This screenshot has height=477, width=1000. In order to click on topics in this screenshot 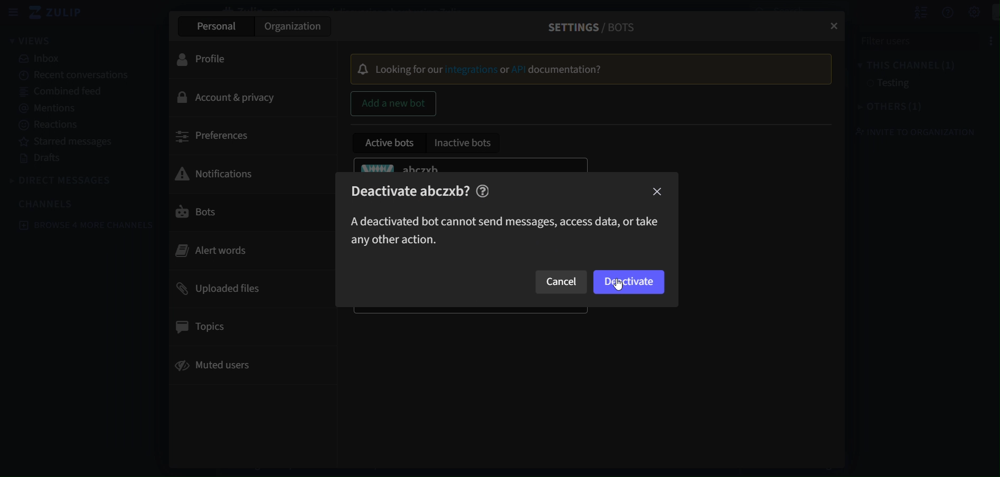, I will do `click(204, 328)`.